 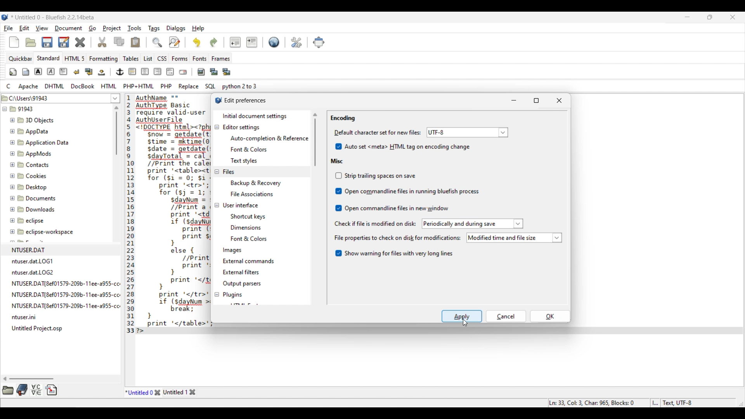 What do you see at coordinates (139, 392) in the screenshot?
I see `Current tab highlighted` at bounding box center [139, 392].